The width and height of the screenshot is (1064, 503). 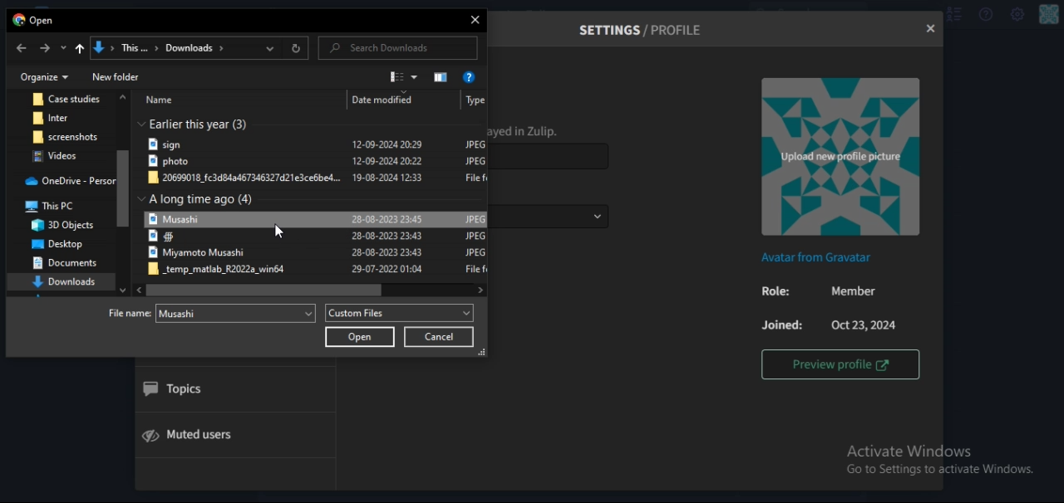 What do you see at coordinates (199, 72) in the screenshot?
I see `dropdown` at bounding box center [199, 72].